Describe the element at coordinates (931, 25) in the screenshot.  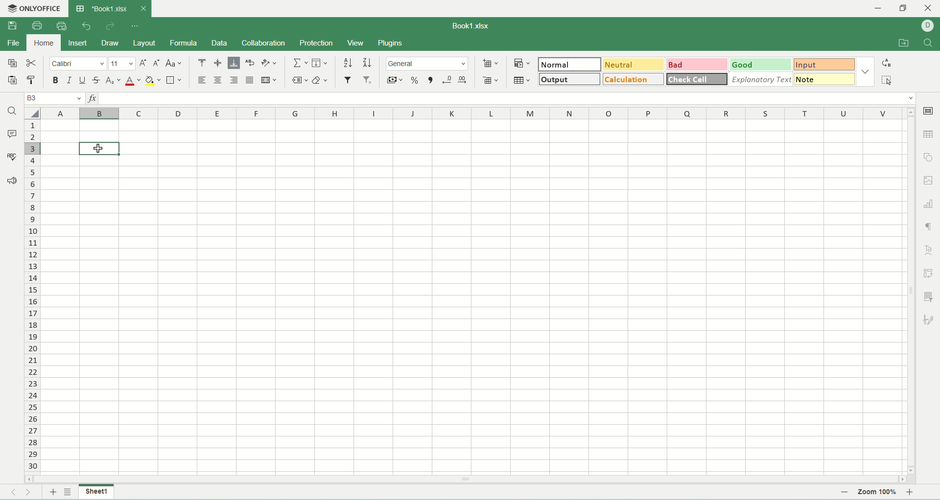
I see `username` at that location.